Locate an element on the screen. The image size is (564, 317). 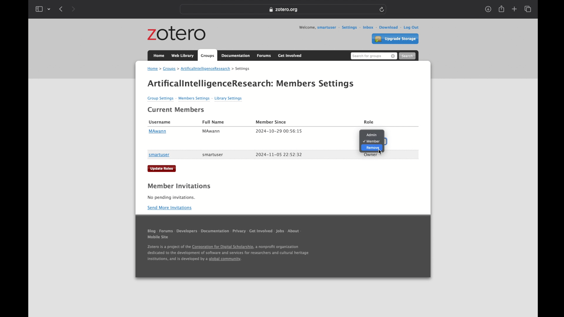
no pending invitations is located at coordinates (171, 198).